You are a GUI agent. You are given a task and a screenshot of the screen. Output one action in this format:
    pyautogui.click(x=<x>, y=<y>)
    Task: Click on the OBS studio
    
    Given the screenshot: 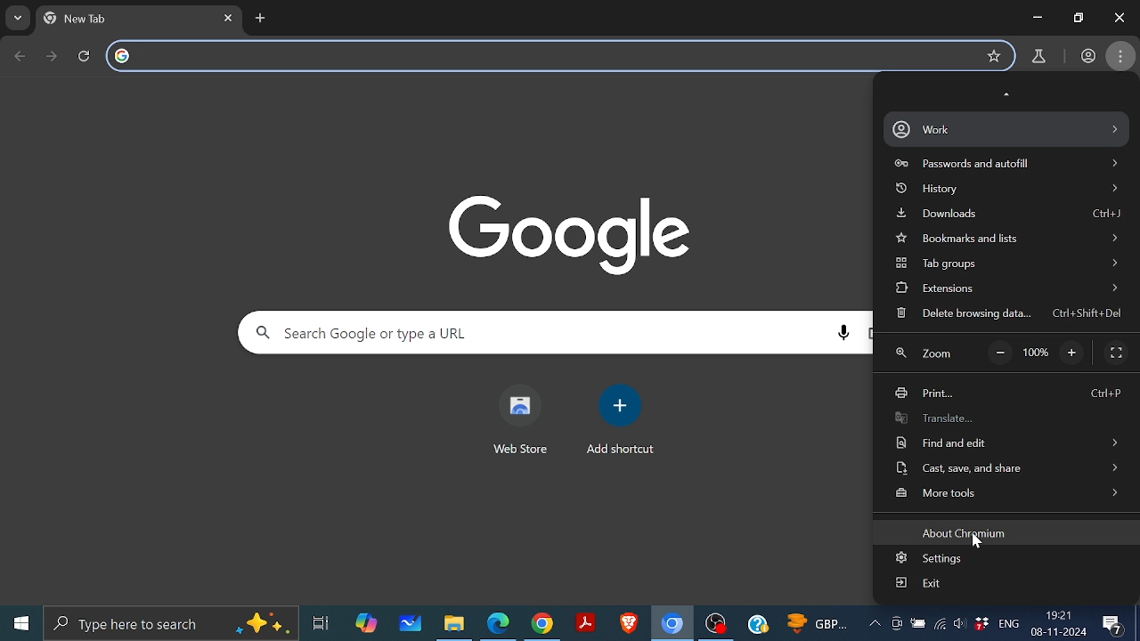 What is the action you would take?
    pyautogui.click(x=719, y=622)
    